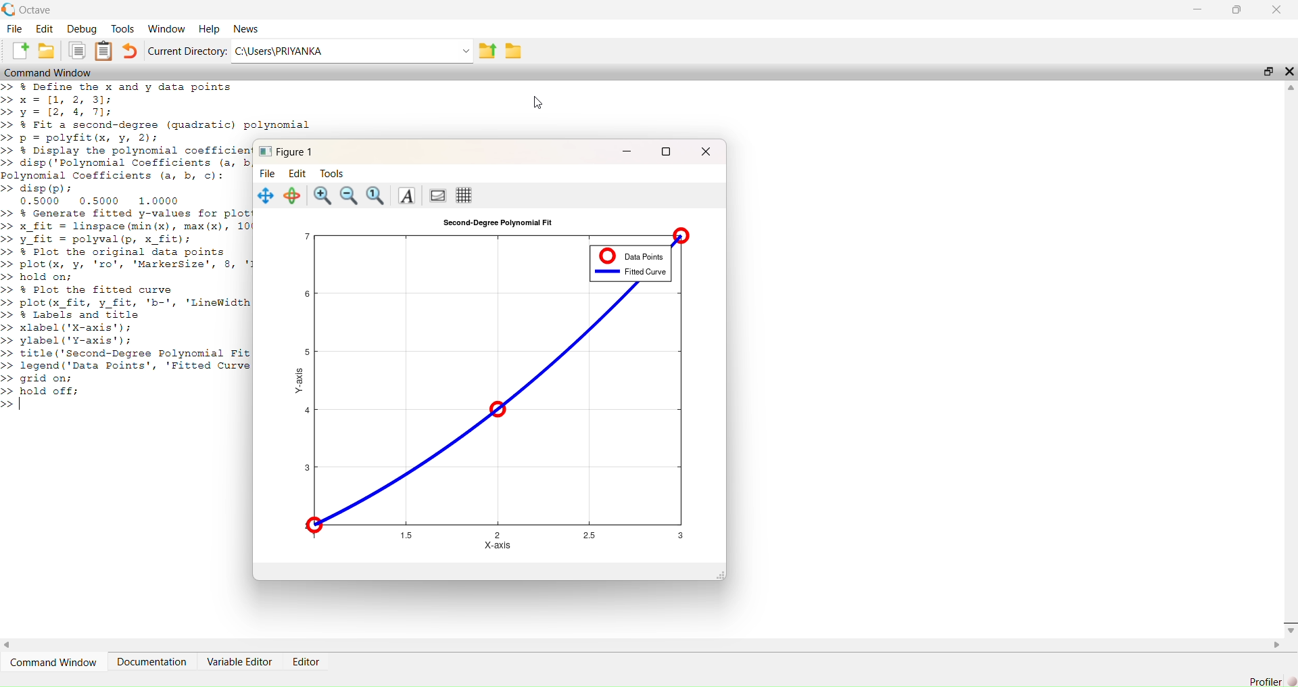  I want to click on Close, so click(1290, 625).